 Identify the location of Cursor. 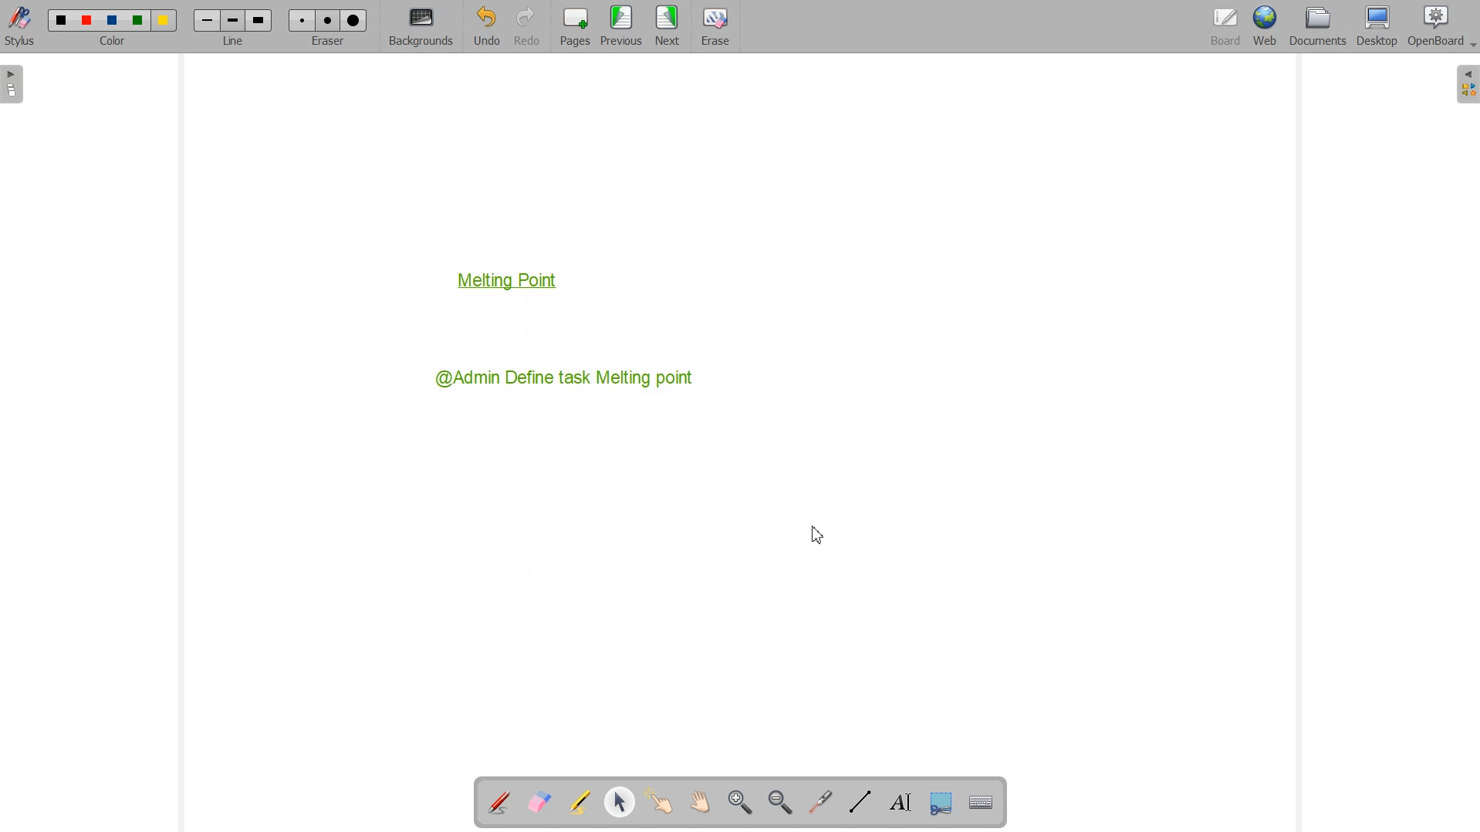
(816, 535).